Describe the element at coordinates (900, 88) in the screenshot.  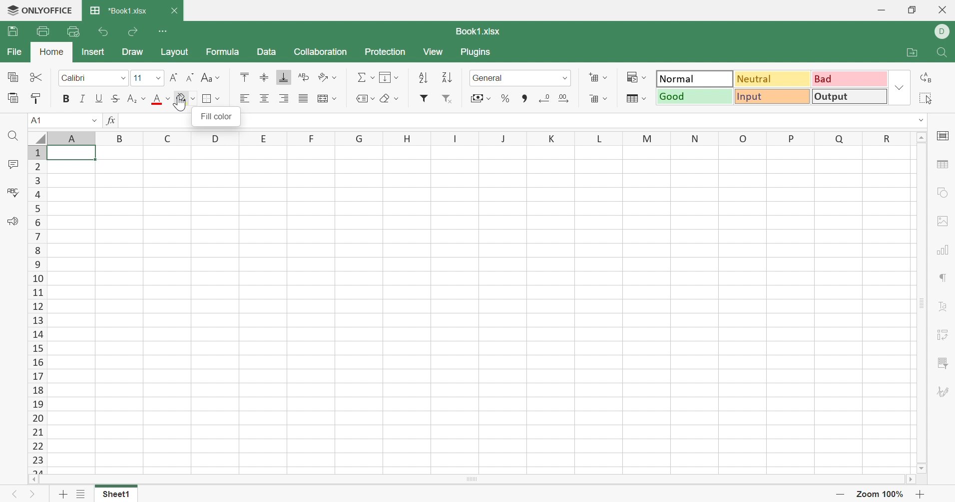
I see `Drop Down` at that location.